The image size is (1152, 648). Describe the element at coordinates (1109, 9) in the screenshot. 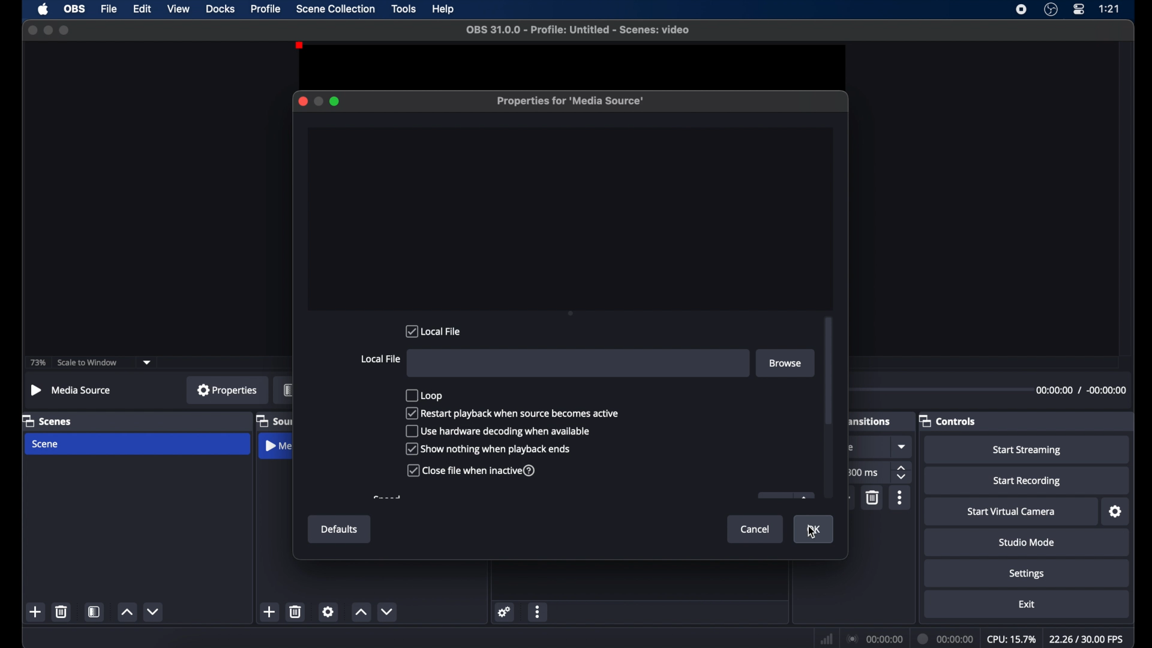

I see `time` at that location.